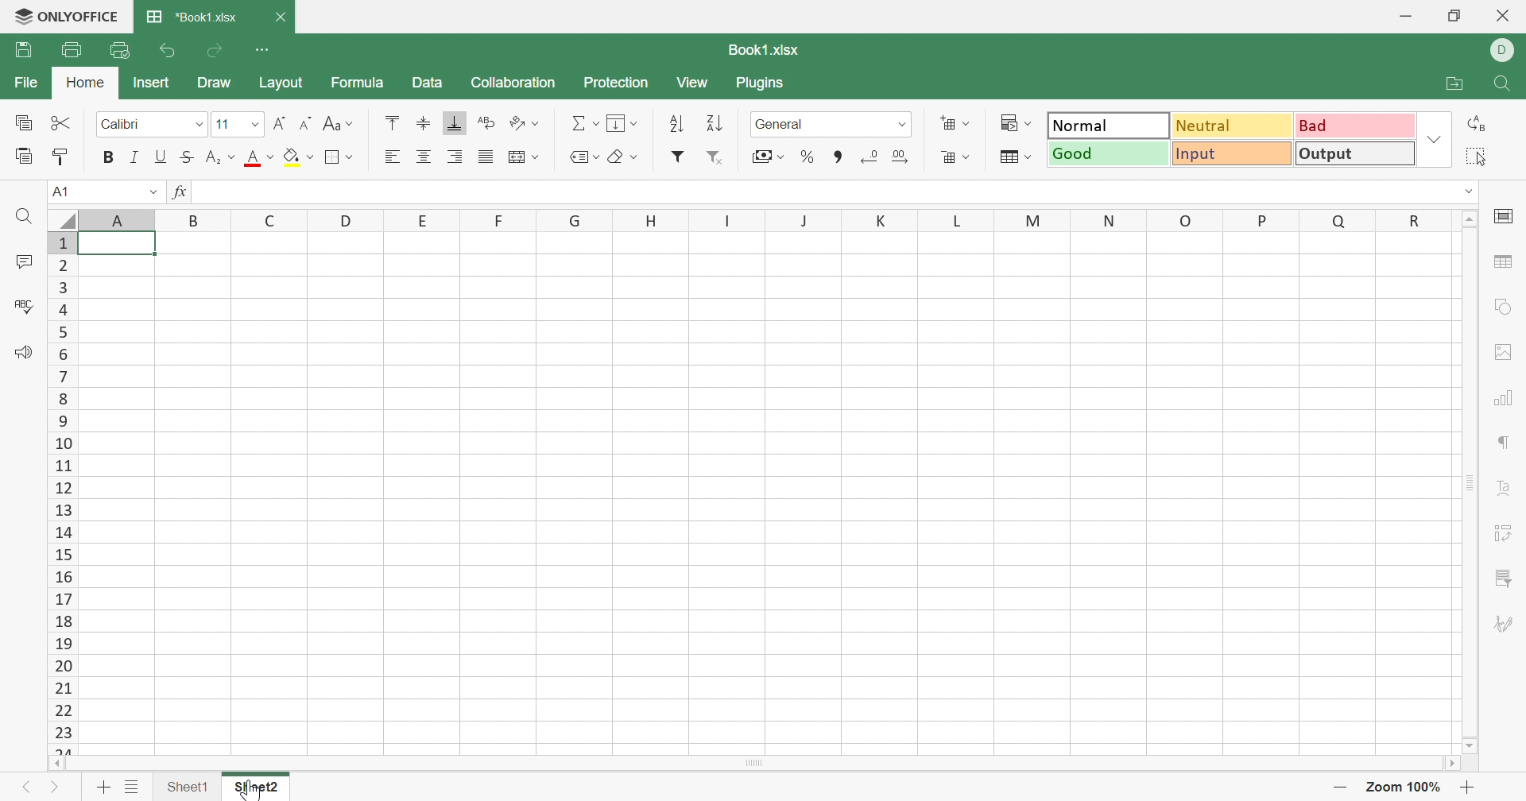 The width and height of the screenshot is (1526, 801). Describe the element at coordinates (1229, 155) in the screenshot. I see `Input` at that location.